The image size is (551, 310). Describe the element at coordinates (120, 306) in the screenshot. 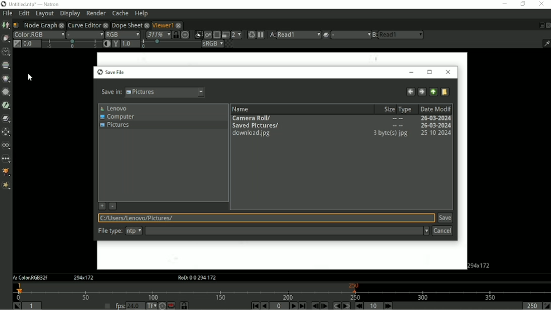

I see `fps` at that location.